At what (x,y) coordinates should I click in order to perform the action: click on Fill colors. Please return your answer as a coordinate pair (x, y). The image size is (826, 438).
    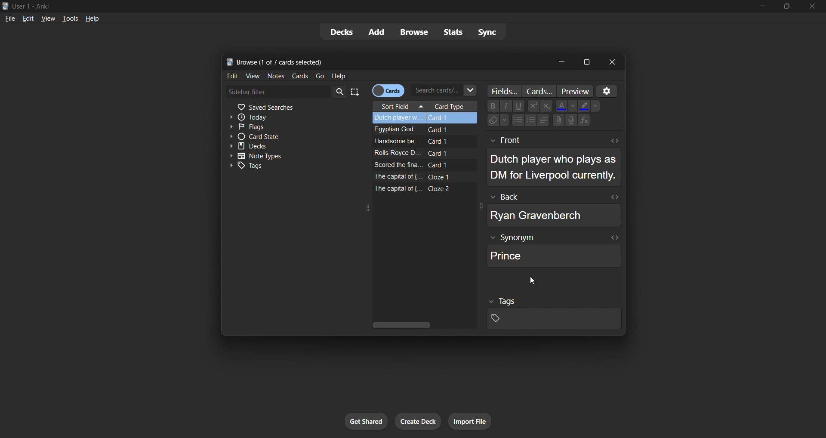
    Looking at the image, I should click on (584, 105).